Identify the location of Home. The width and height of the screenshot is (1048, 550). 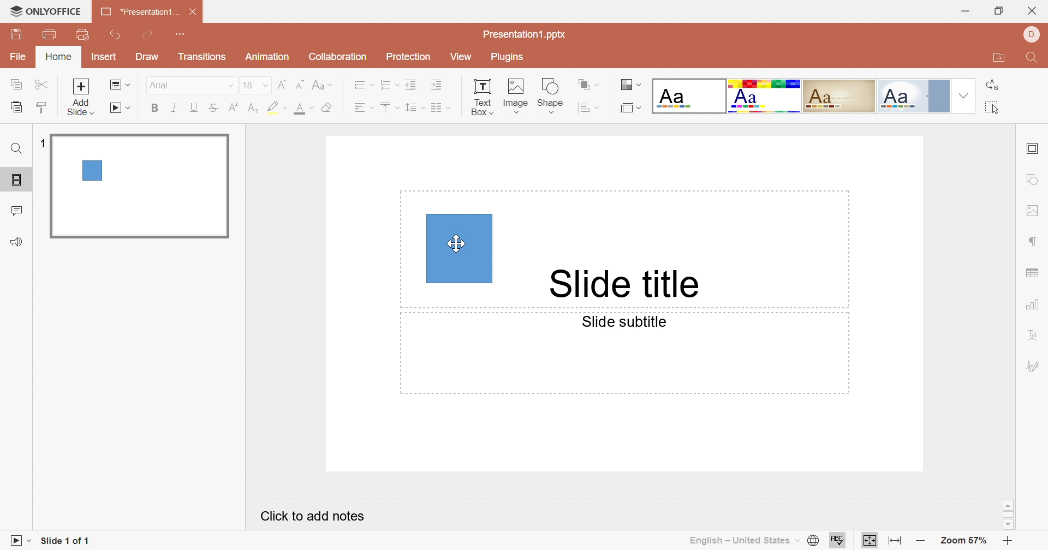
(58, 58).